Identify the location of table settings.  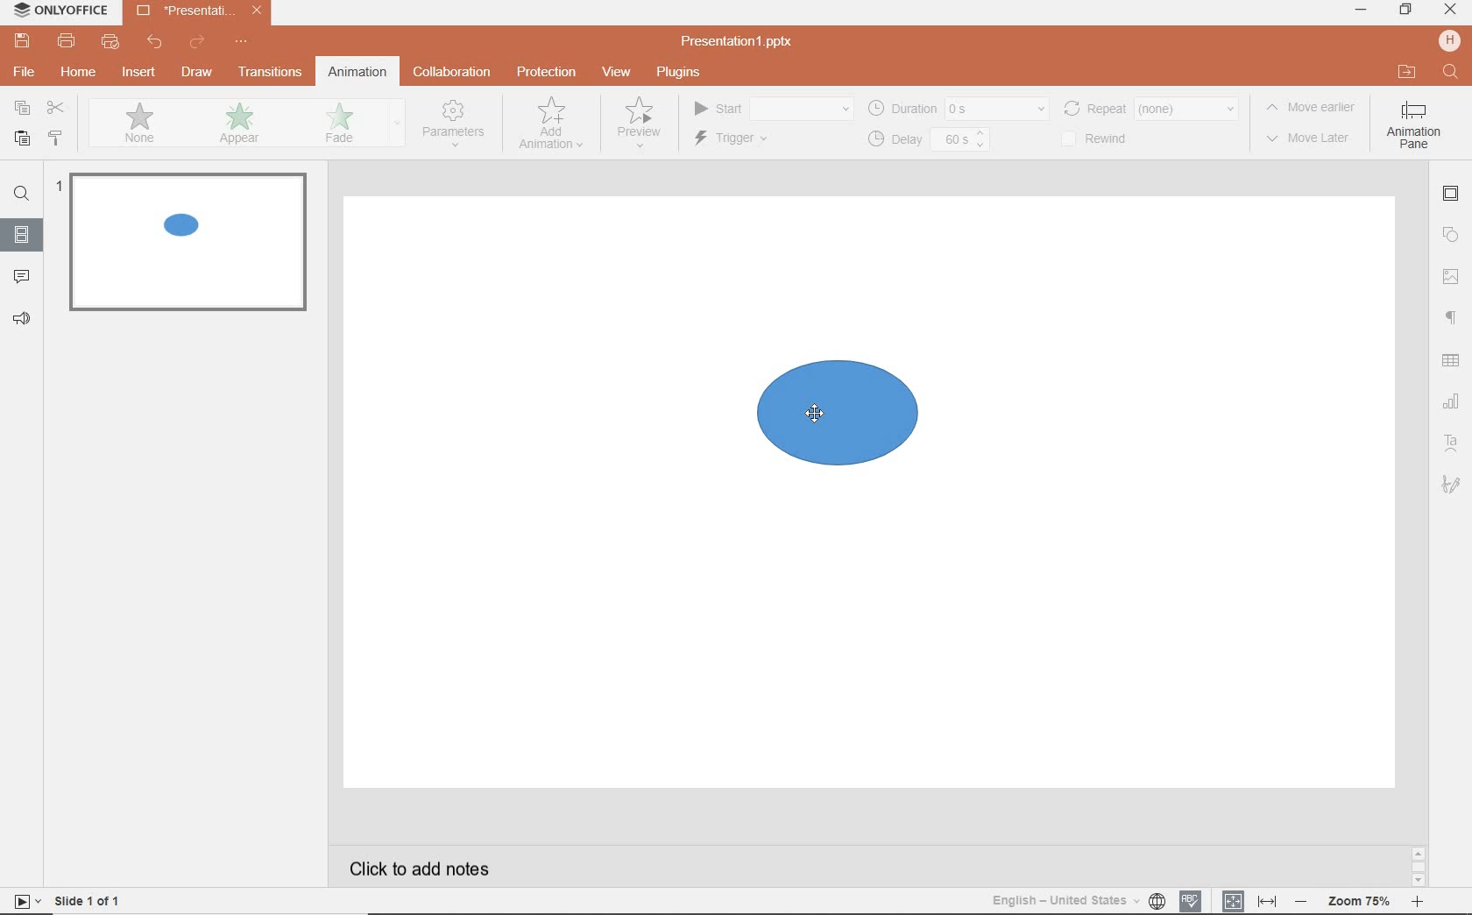
(1453, 362).